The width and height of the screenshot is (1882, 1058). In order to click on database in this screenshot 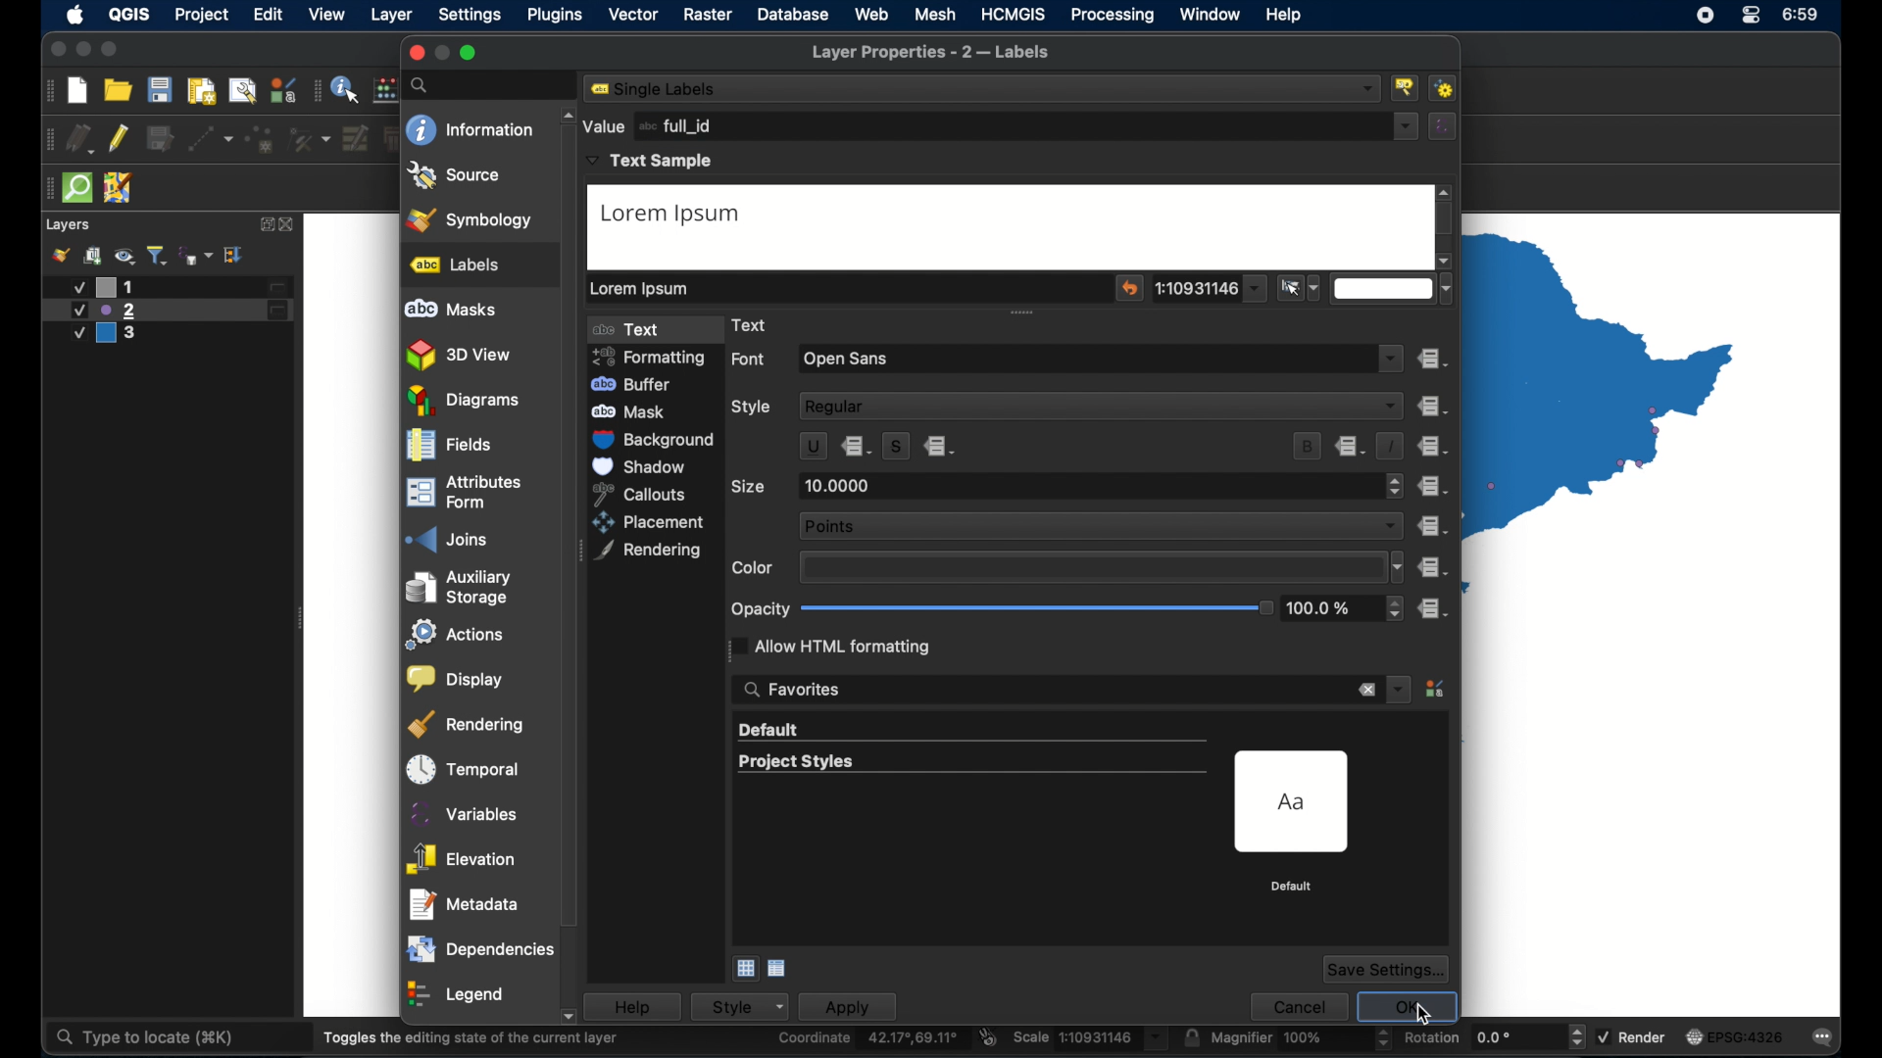, I will do `click(793, 15)`.